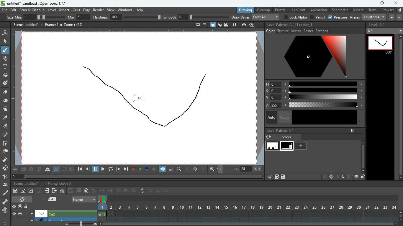 This screenshot has height=226, width=403. Describe the element at coordinates (313, 105) in the screenshot. I see `a` at that location.